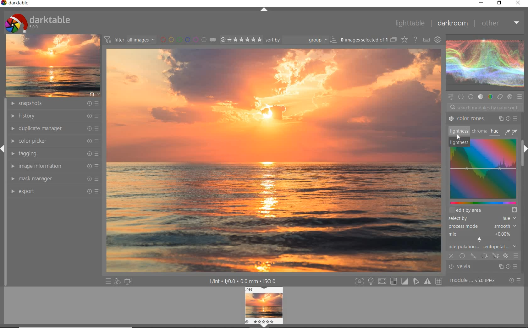  What do you see at coordinates (55, 191) in the screenshot?
I see `EXPORT` at bounding box center [55, 191].